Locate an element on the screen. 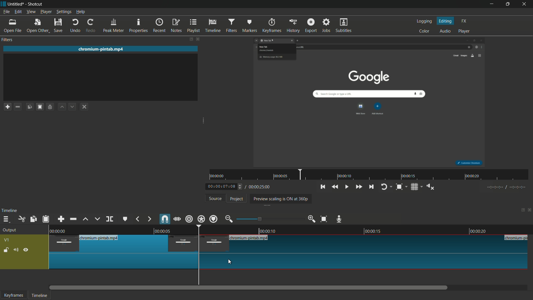  ripple markers is located at coordinates (213, 219).